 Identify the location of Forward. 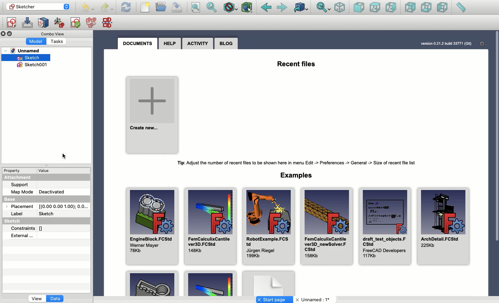
(283, 8).